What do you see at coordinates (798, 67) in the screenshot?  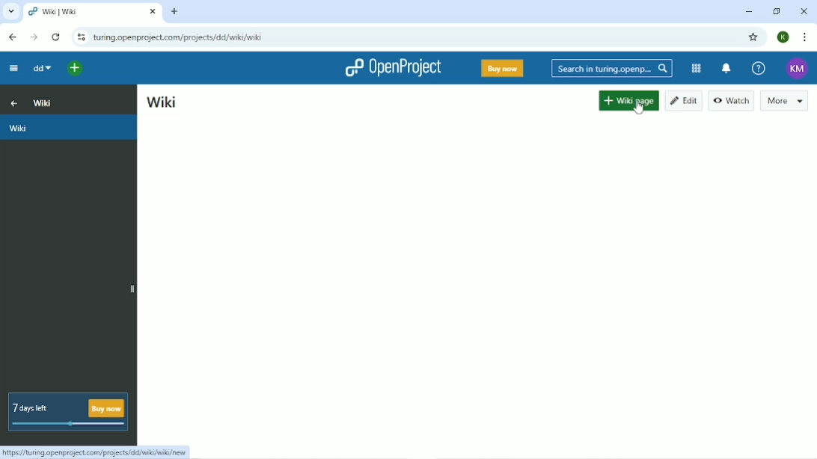 I see `Account` at bounding box center [798, 67].